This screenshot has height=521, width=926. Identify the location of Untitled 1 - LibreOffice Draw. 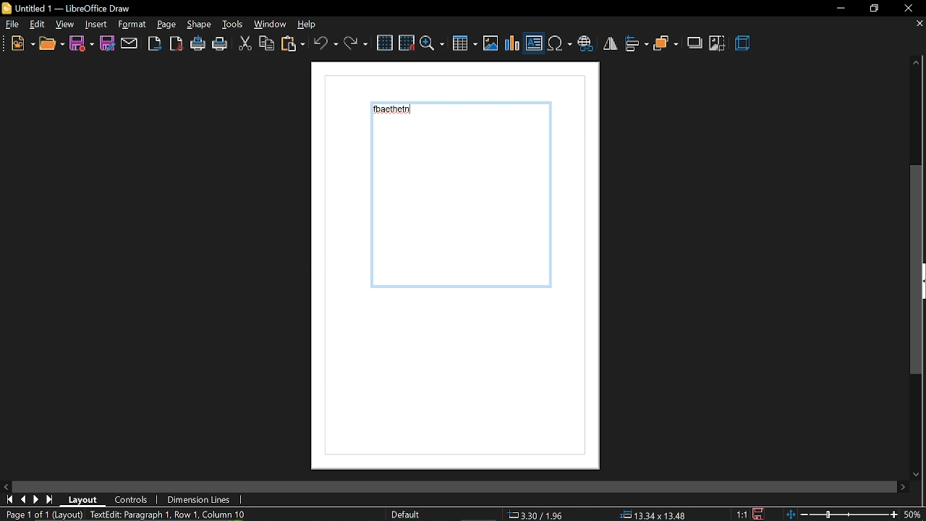
(67, 7).